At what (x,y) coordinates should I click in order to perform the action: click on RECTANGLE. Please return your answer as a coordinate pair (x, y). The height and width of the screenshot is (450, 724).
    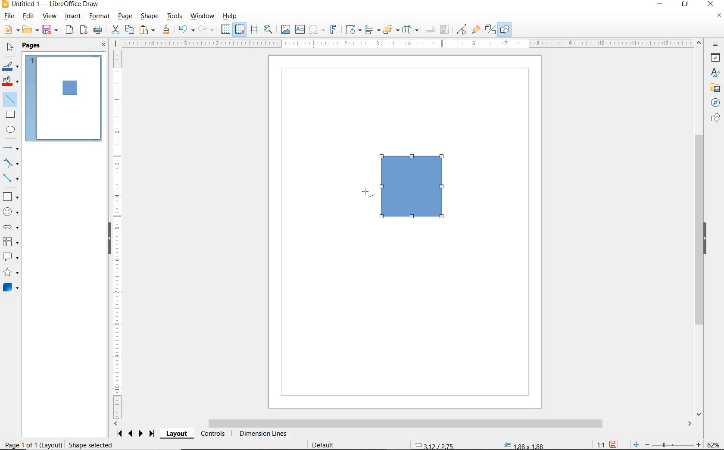
    Looking at the image, I should click on (11, 114).